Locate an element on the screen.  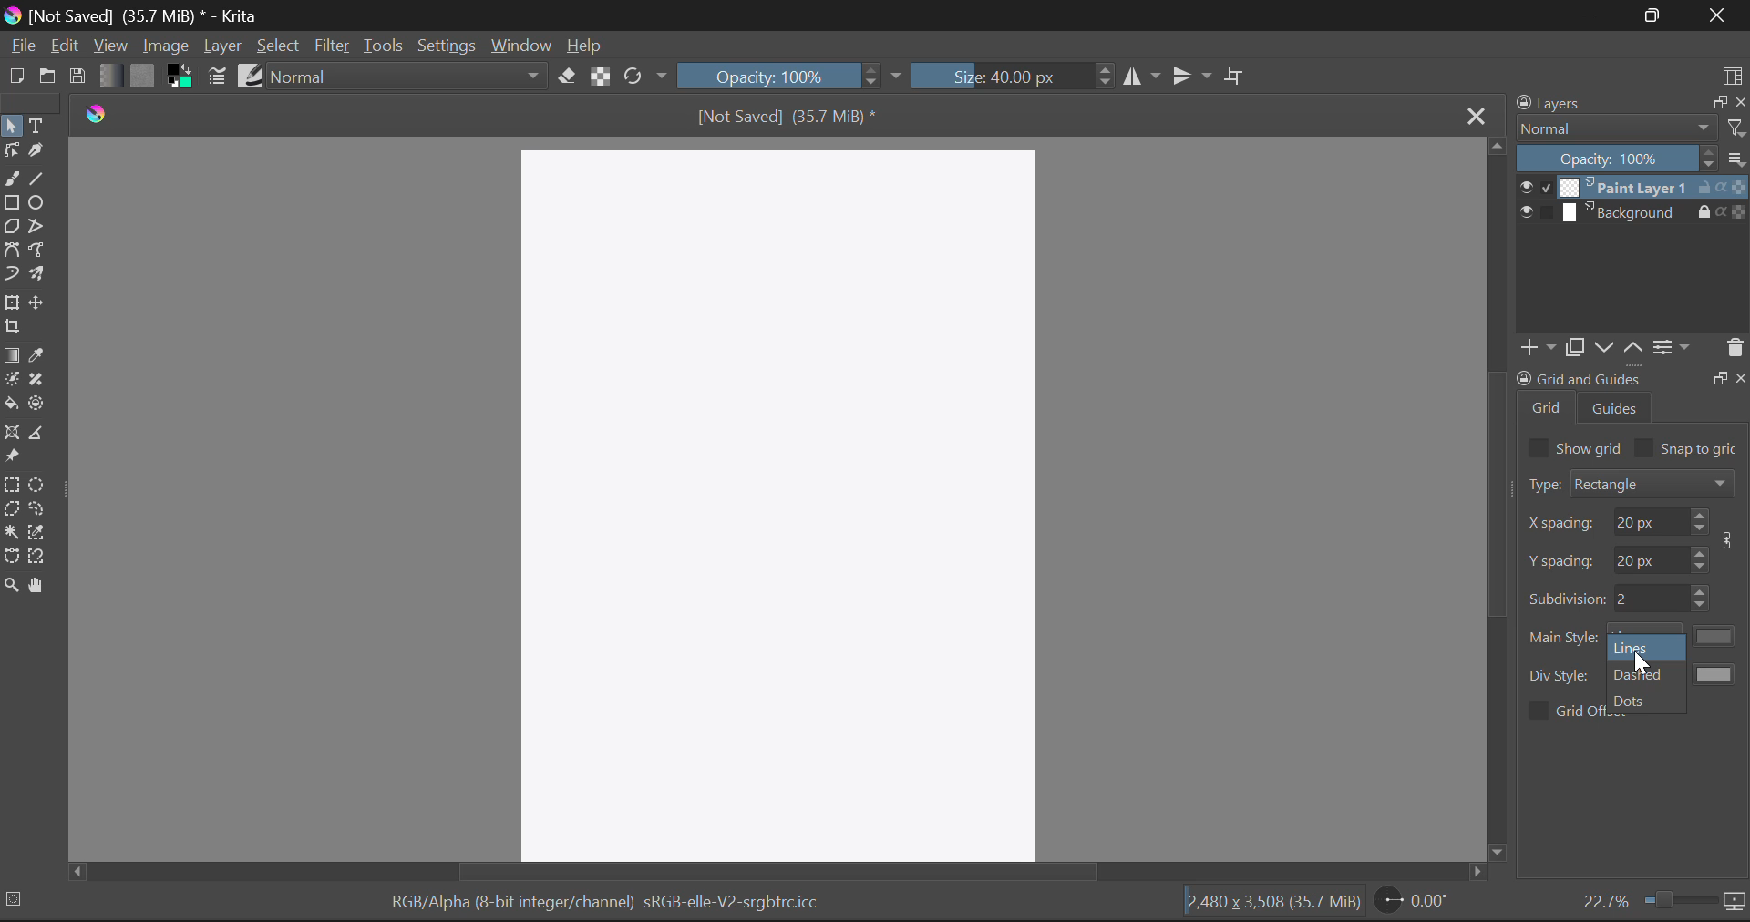
Zoom slider is located at coordinates (1677, 899).